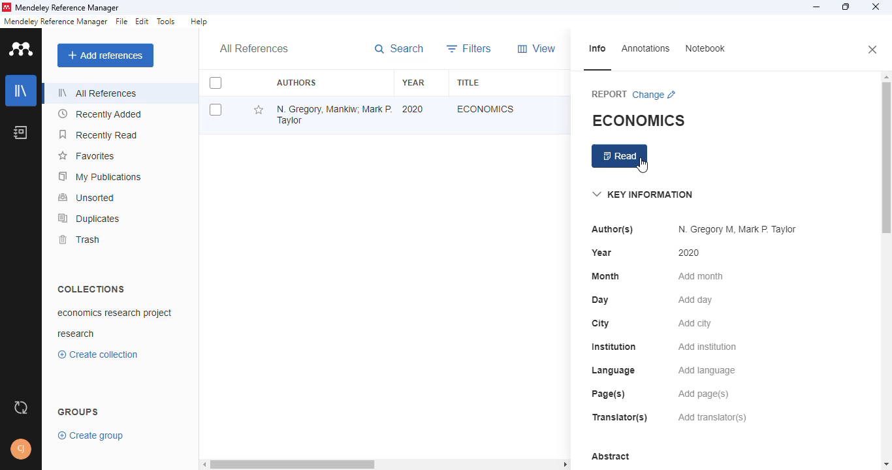 This screenshot has height=470, width=892. I want to click on year, so click(602, 253).